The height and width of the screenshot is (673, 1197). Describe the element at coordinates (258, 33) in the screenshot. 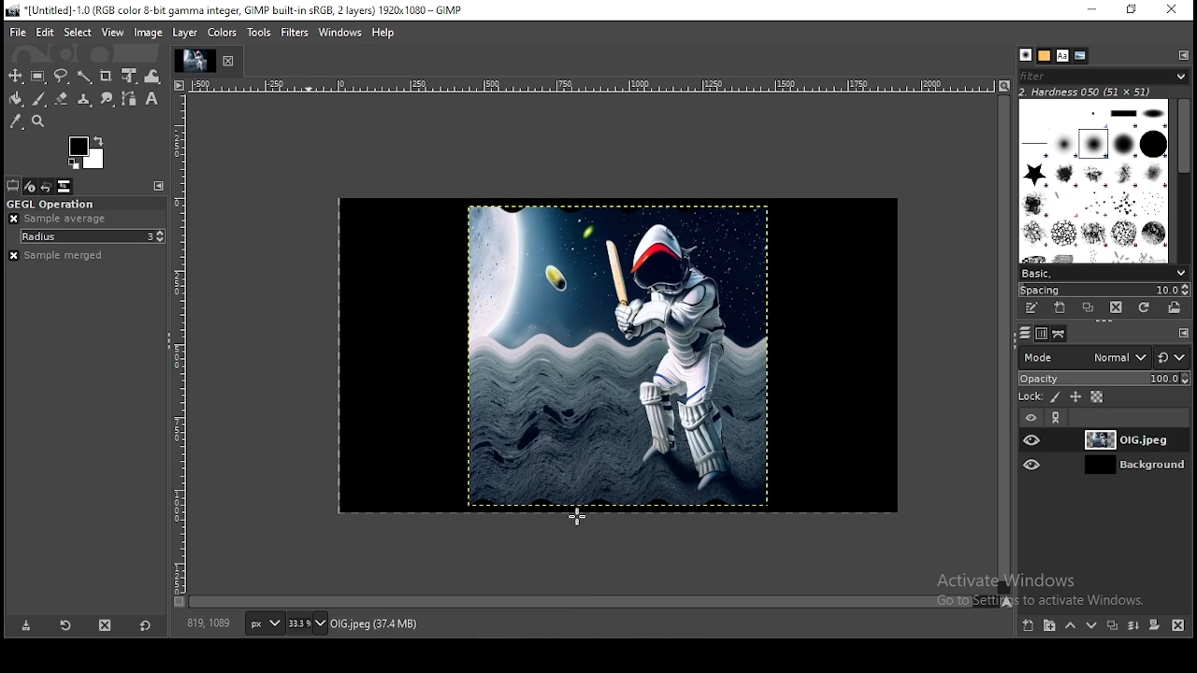

I see `tools` at that location.